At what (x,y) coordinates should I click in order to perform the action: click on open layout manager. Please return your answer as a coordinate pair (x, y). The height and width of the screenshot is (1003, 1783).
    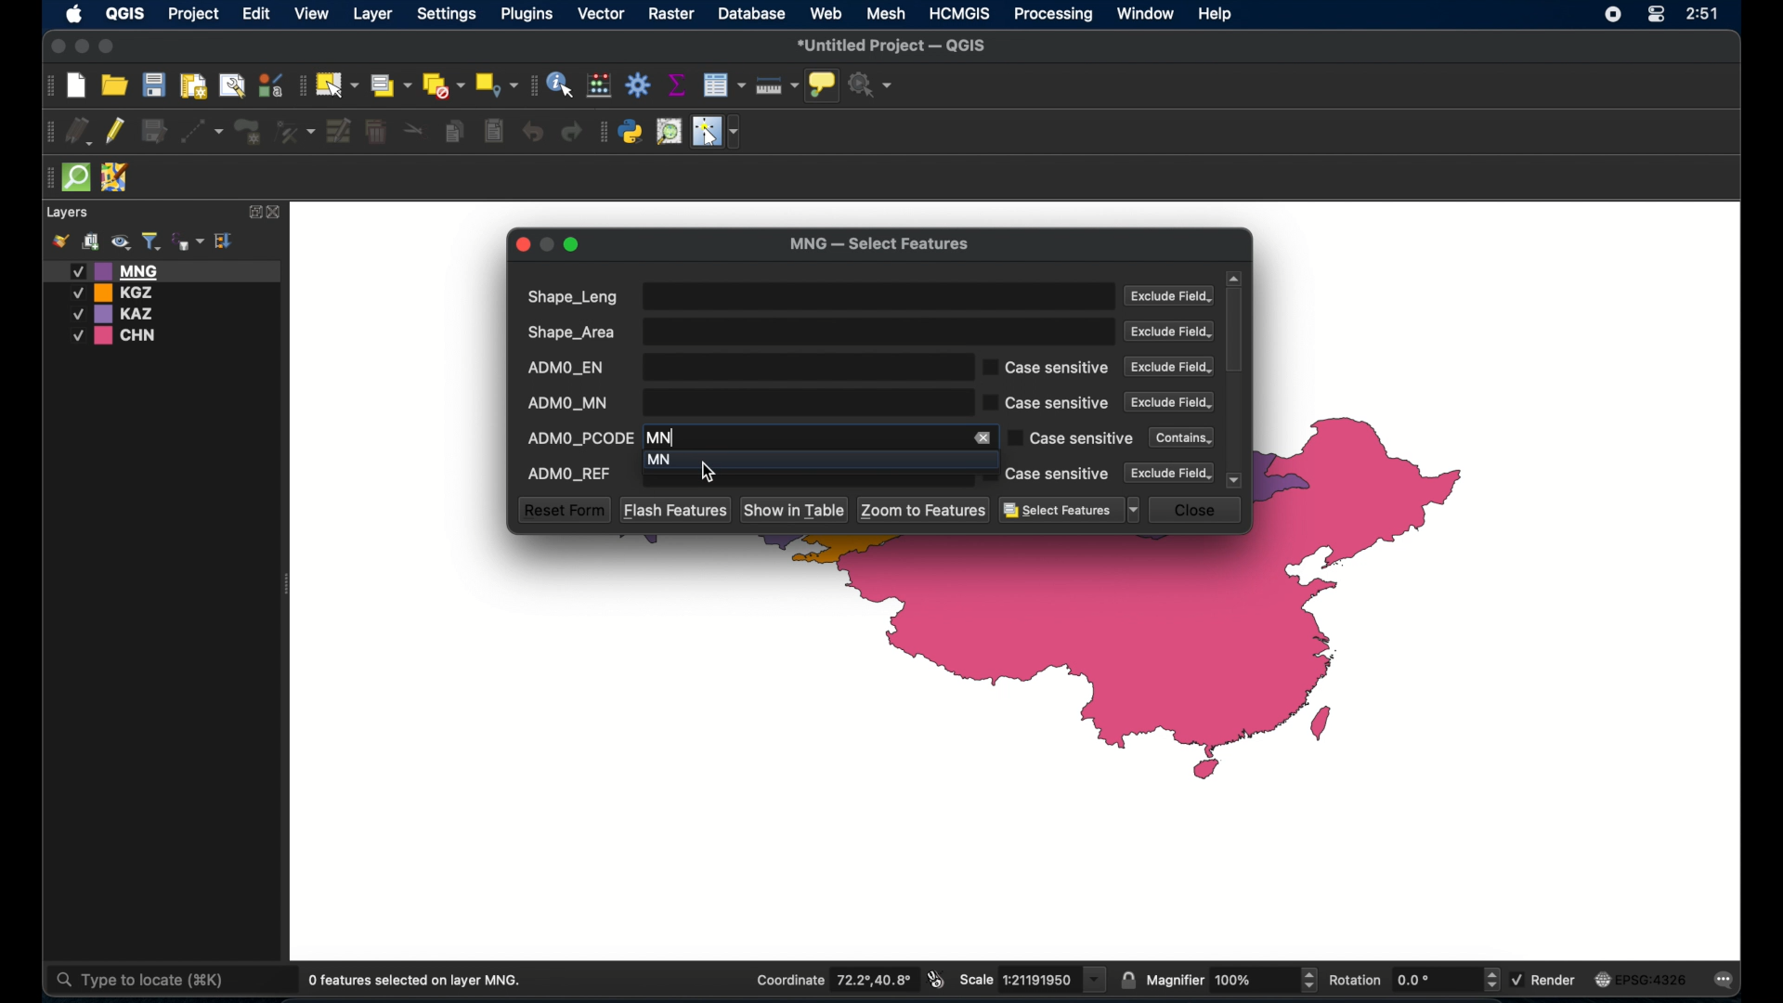
    Looking at the image, I should click on (230, 85).